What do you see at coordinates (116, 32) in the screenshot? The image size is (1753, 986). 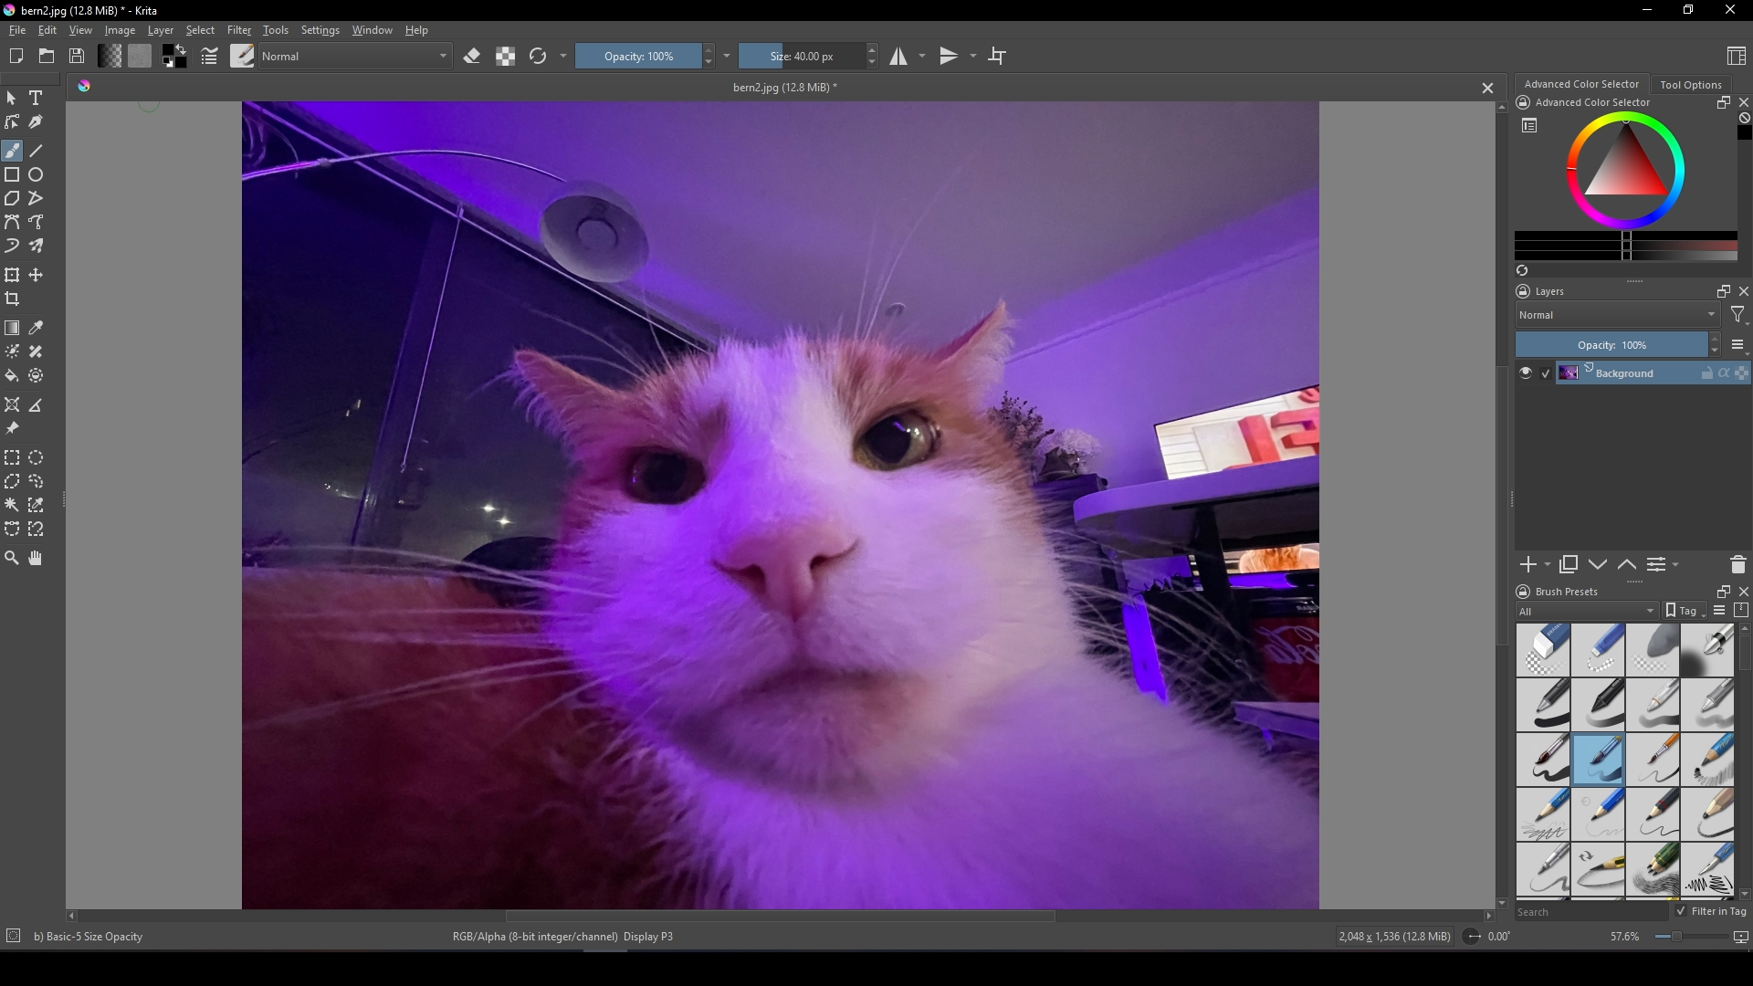 I see `image` at bounding box center [116, 32].